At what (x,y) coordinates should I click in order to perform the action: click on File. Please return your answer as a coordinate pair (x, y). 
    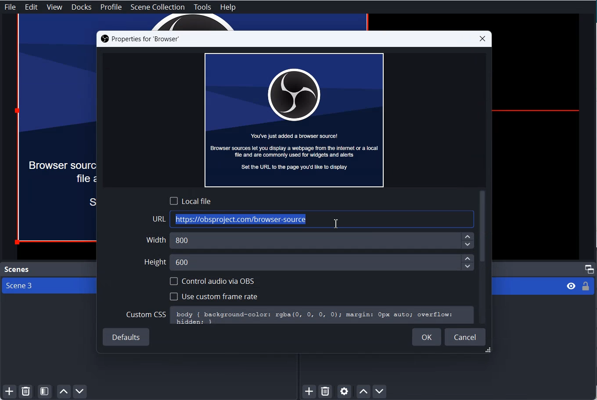
    Looking at the image, I should click on (10, 7).